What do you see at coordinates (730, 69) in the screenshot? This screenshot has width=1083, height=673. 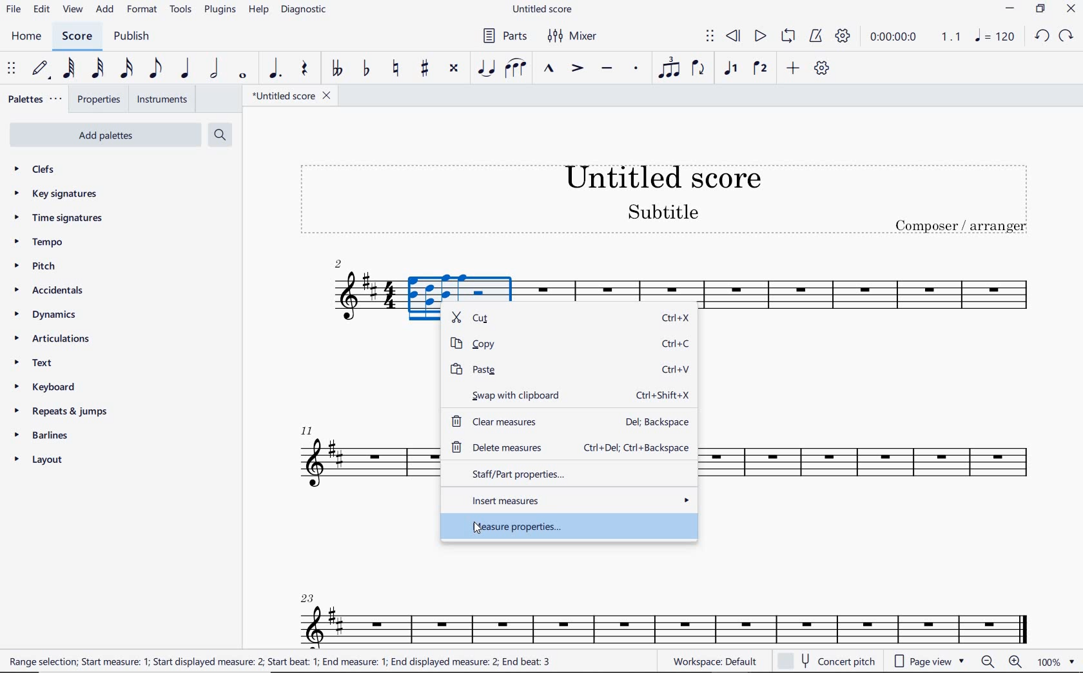 I see `VOICE 1` at bounding box center [730, 69].